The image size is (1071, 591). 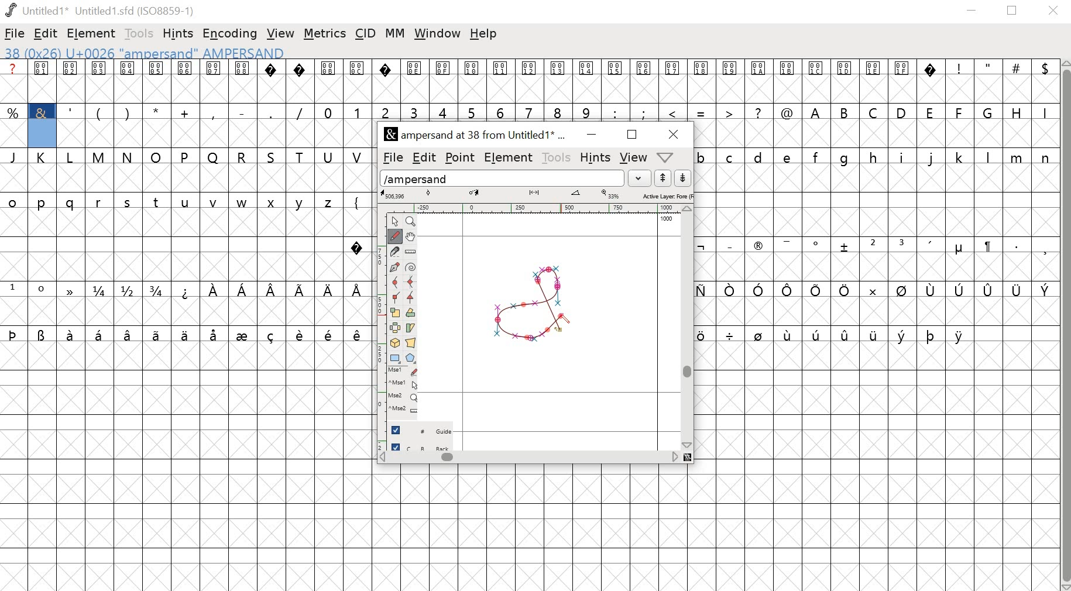 What do you see at coordinates (300, 81) in the screenshot?
I see `?` at bounding box center [300, 81].